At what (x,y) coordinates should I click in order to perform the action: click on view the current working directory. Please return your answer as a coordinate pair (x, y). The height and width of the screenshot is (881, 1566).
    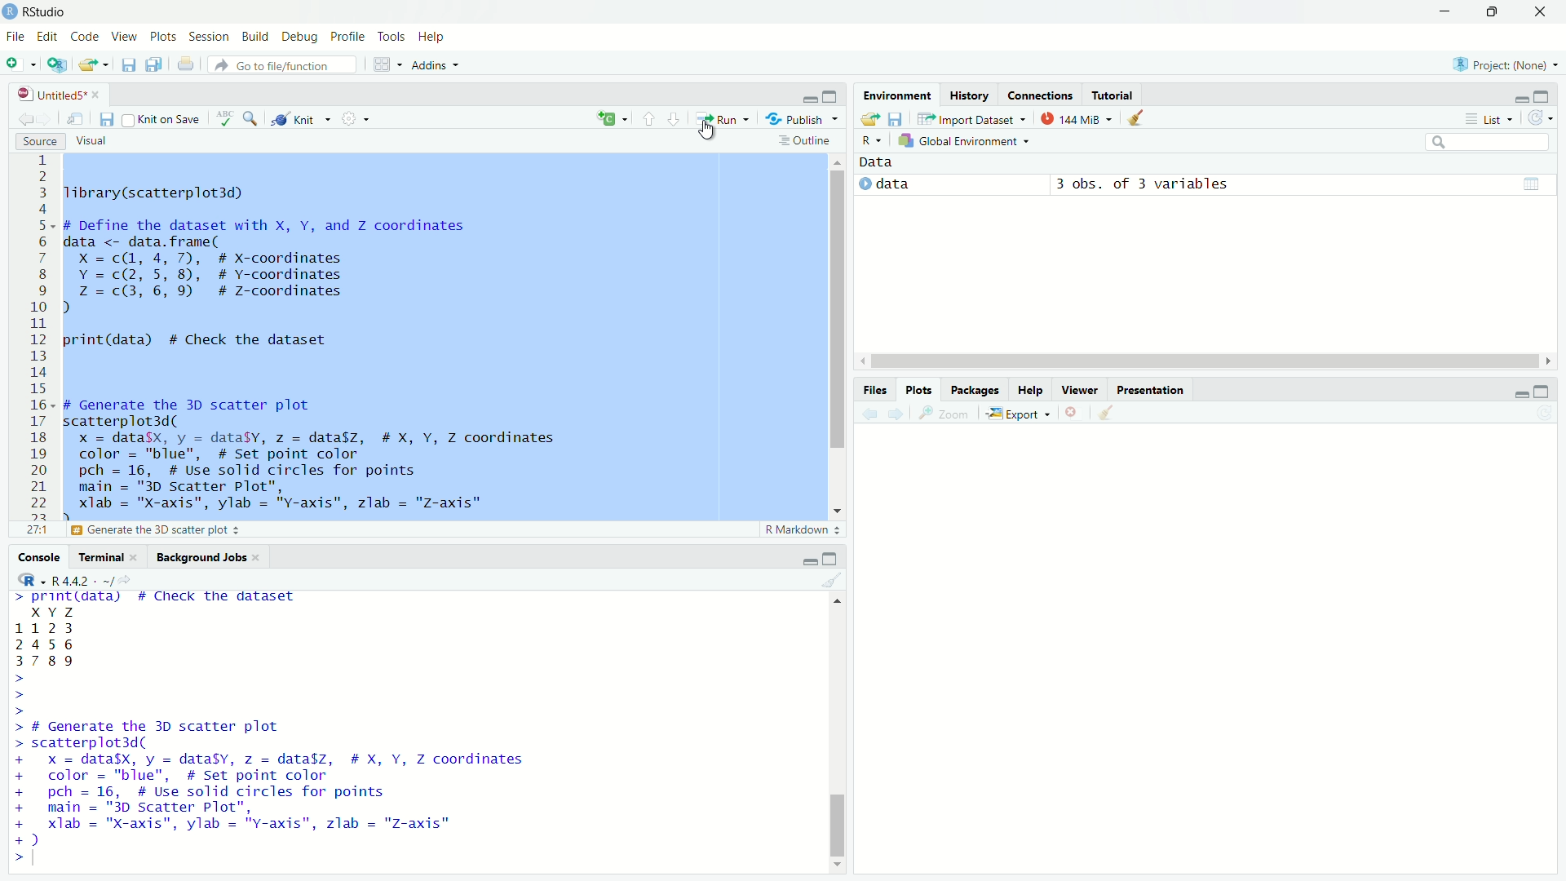
    Looking at the image, I should click on (135, 580).